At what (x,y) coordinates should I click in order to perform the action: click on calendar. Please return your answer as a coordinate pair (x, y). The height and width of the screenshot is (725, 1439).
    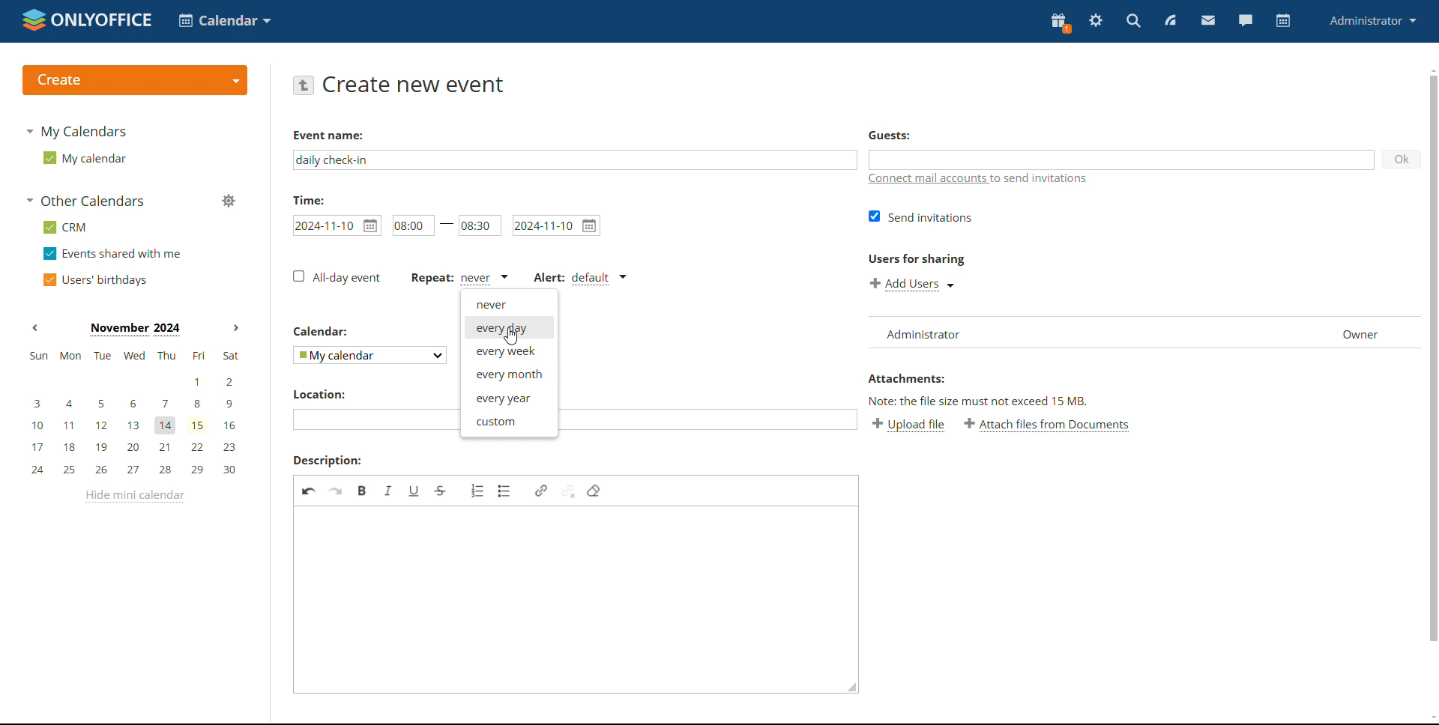
    Looking at the image, I should click on (330, 332).